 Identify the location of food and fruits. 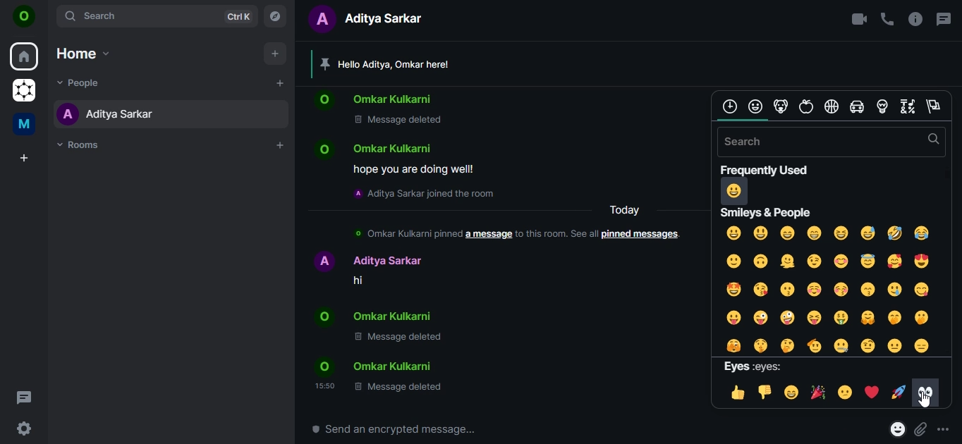
(805, 106).